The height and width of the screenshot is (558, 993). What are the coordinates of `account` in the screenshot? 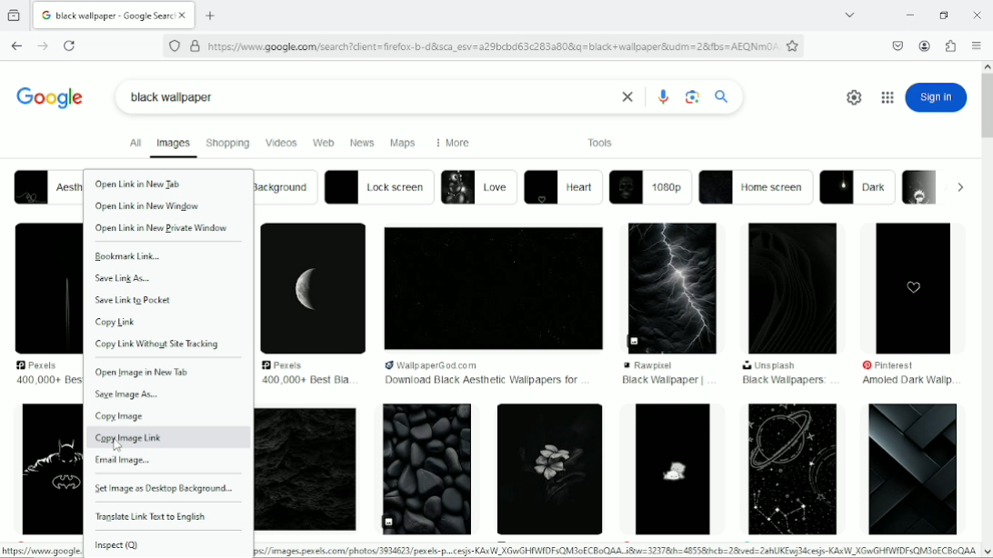 It's located at (924, 45).